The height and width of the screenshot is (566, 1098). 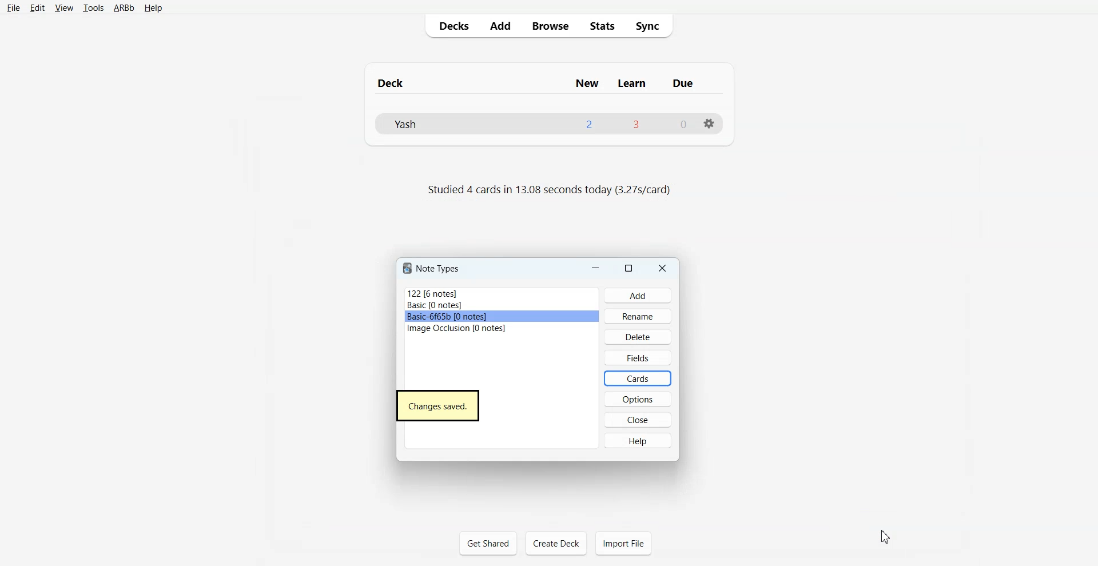 I want to click on Import File, so click(x=623, y=543).